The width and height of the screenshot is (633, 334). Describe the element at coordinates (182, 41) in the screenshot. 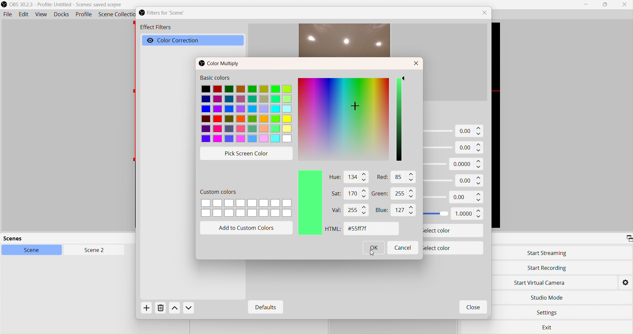

I see `Color Correction` at that location.